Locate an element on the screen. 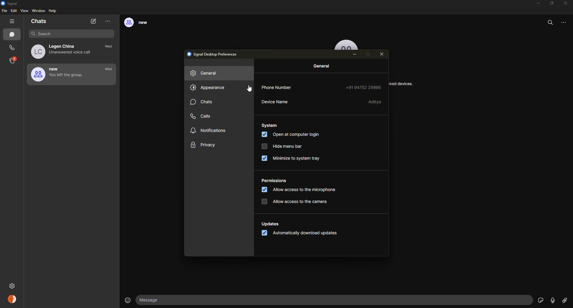  search is located at coordinates (551, 22).